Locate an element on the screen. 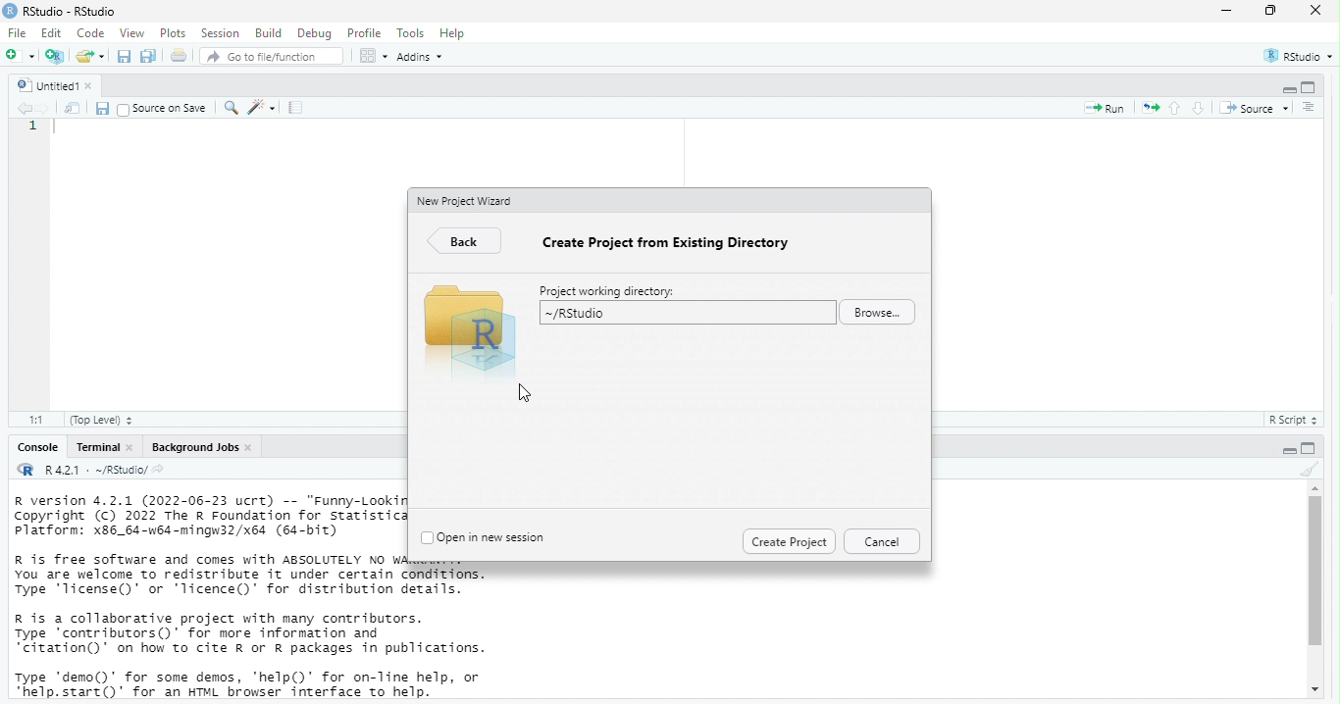 This screenshot has height=704, width=1340. session is located at coordinates (220, 33).